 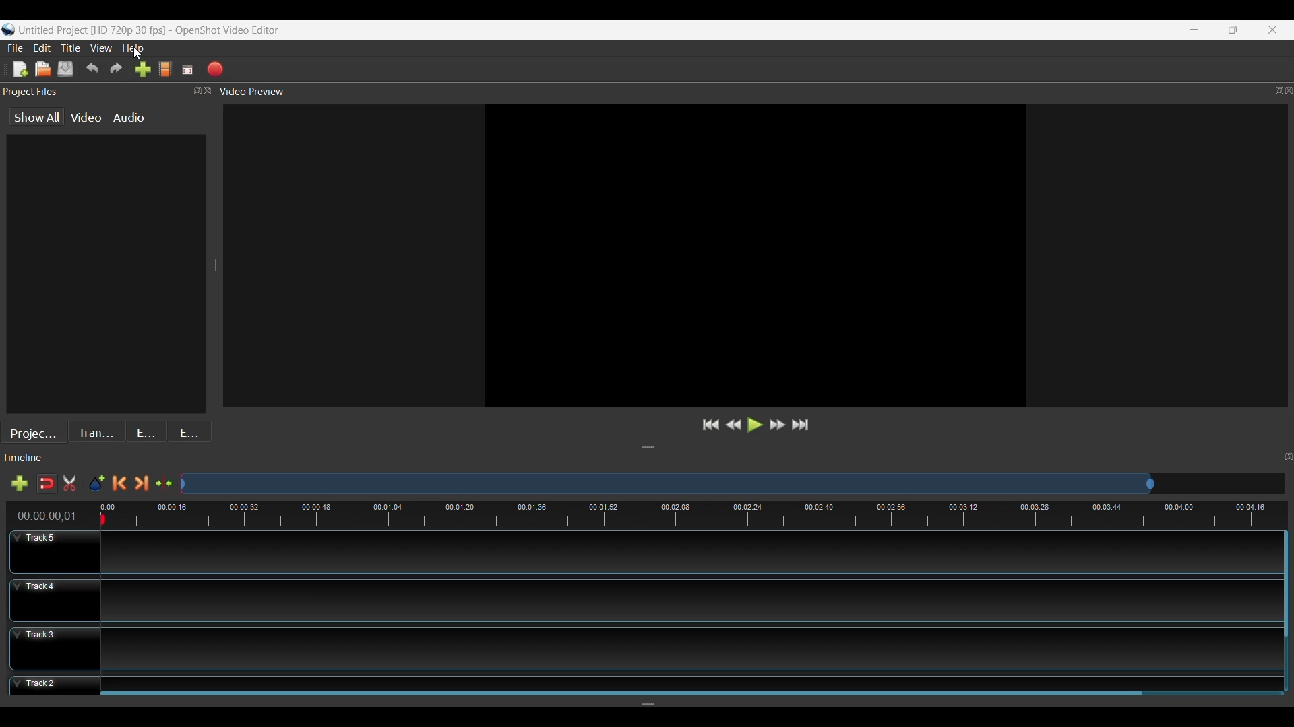 I want to click on Track Header, so click(x=55, y=649).